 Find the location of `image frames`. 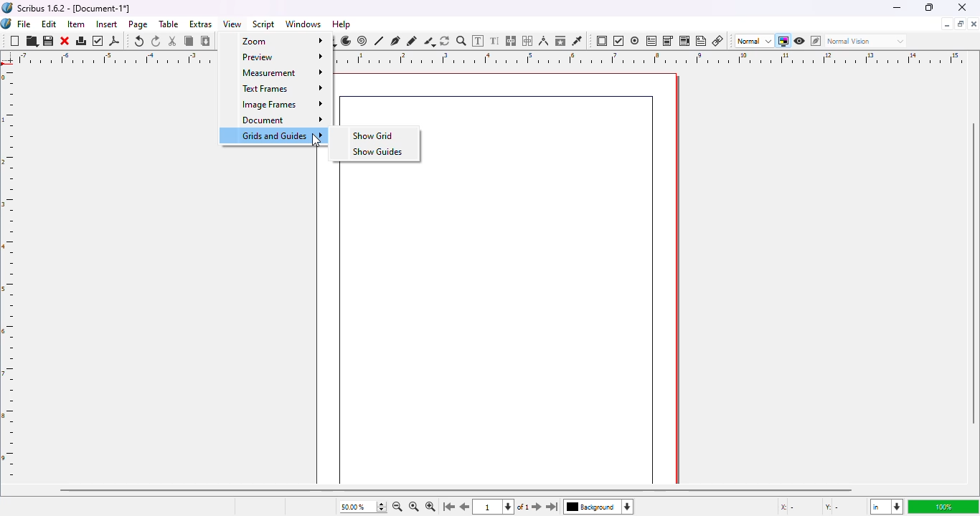

image frames is located at coordinates (275, 105).